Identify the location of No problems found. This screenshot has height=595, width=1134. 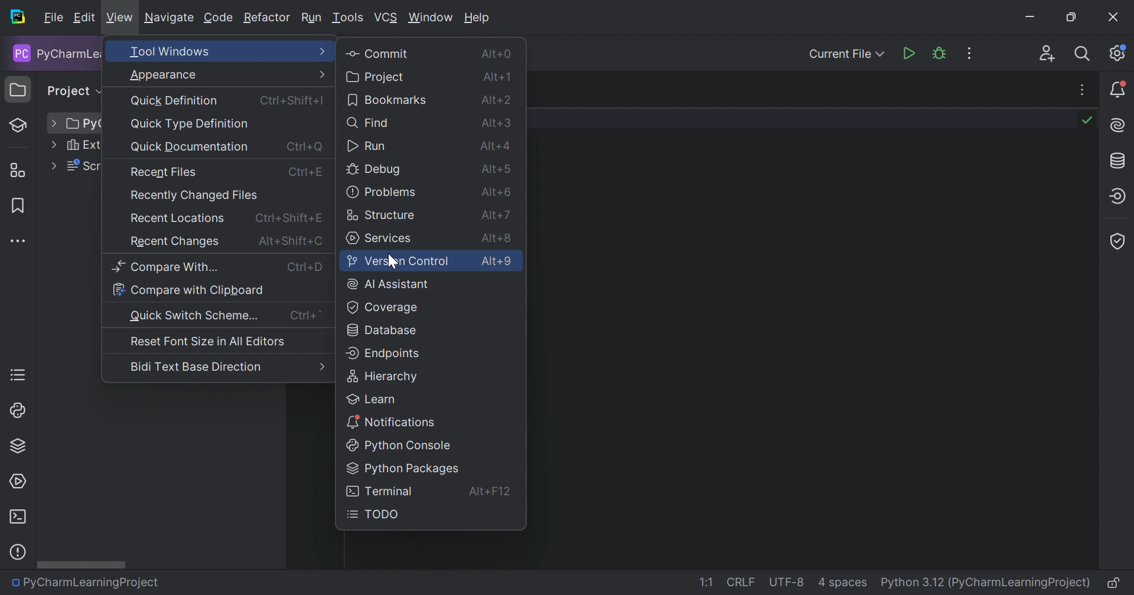
(1088, 120).